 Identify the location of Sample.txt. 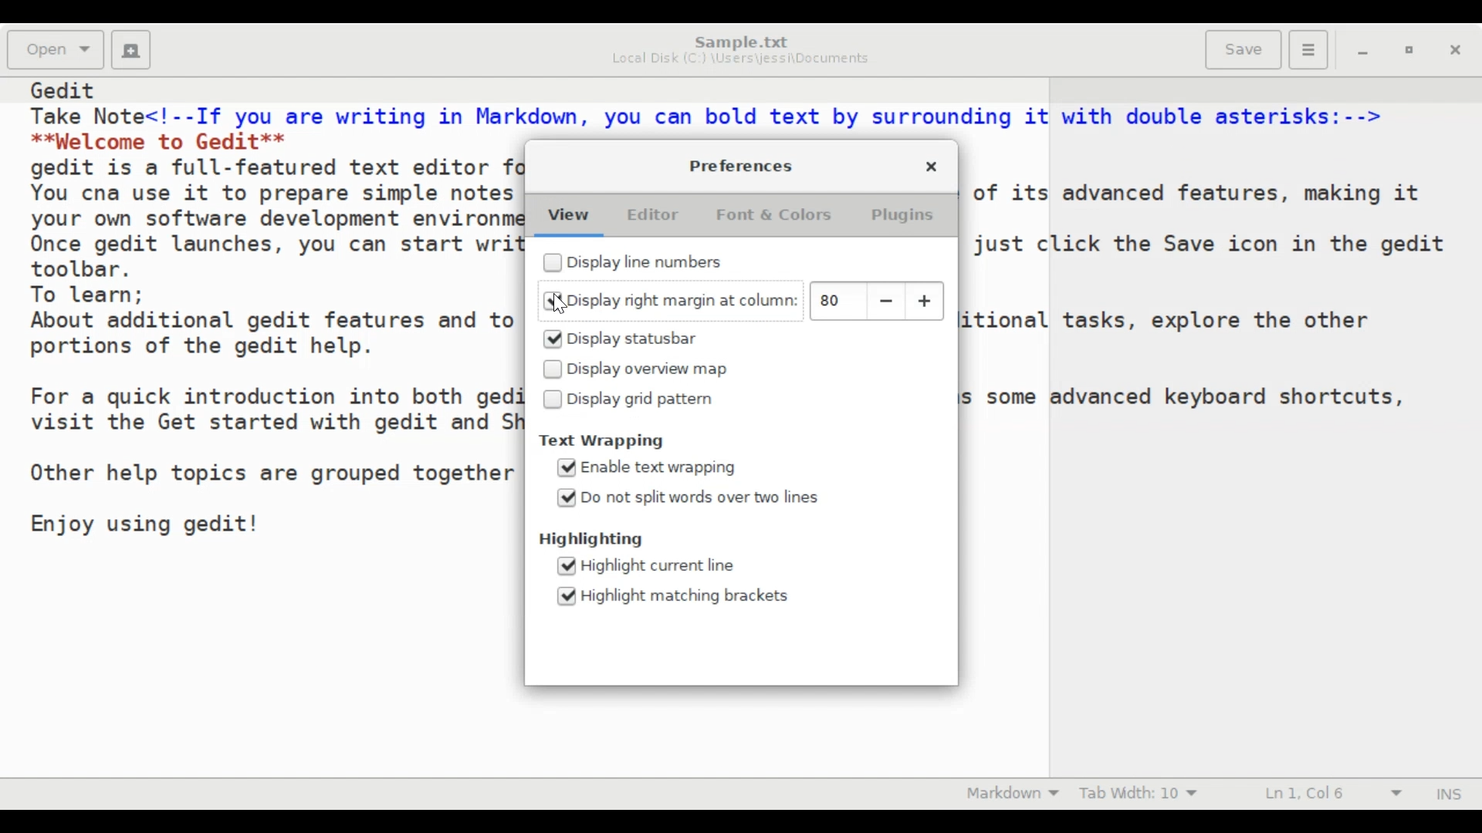
(742, 42).